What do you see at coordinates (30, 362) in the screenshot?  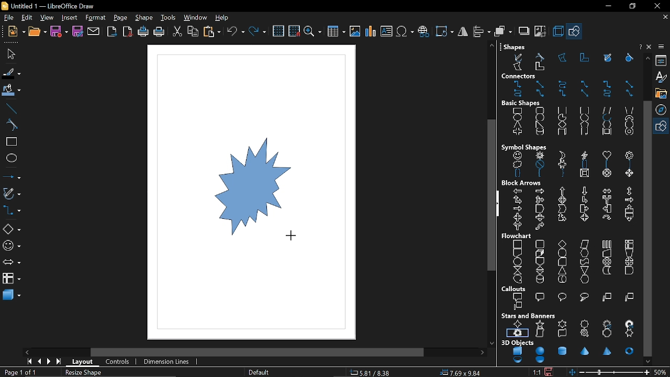 I see `go to first page` at bounding box center [30, 362].